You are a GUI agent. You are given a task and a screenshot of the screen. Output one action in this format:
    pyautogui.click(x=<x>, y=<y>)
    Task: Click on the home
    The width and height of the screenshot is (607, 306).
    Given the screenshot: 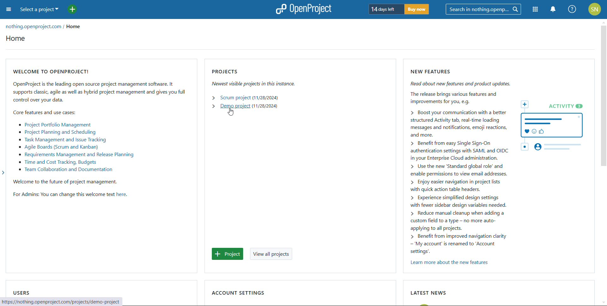 What is the action you would take?
    pyautogui.click(x=75, y=25)
    